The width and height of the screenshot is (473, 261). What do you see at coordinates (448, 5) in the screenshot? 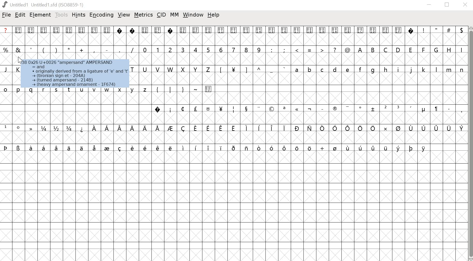
I see `maximize` at bounding box center [448, 5].